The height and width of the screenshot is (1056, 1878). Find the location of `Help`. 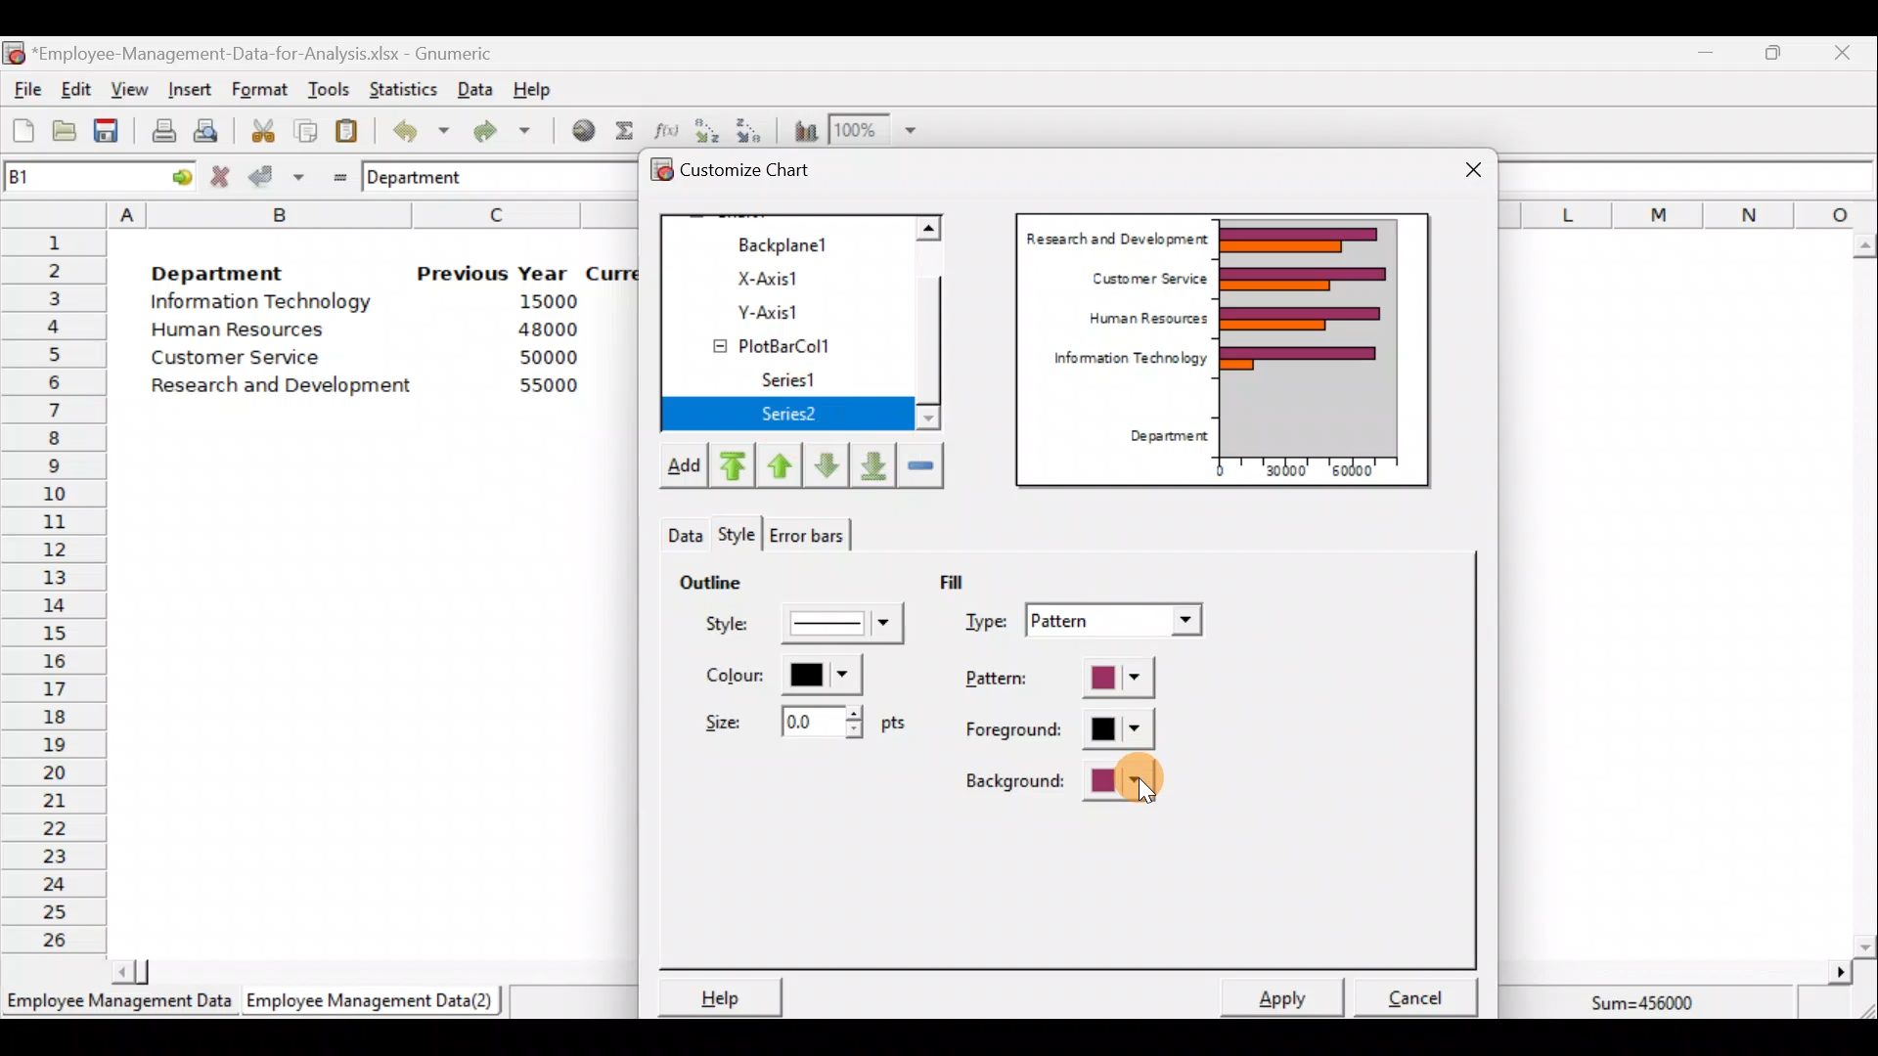

Help is located at coordinates (717, 996).